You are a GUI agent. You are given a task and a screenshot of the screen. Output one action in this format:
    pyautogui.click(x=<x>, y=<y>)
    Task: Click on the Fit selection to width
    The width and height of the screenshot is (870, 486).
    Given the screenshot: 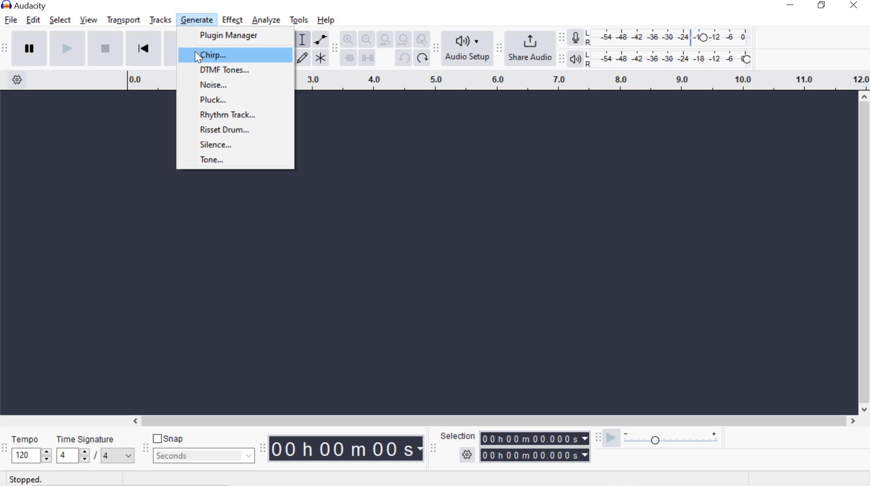 What is the action you would take?
    pyautogui.click(x=383, y=41)
    